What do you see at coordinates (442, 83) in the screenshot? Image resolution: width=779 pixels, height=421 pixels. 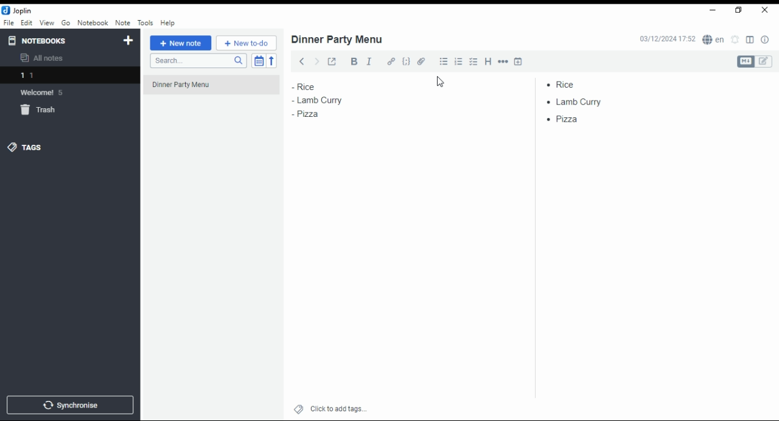 I see `cursor` at bounding box center [442, 83].